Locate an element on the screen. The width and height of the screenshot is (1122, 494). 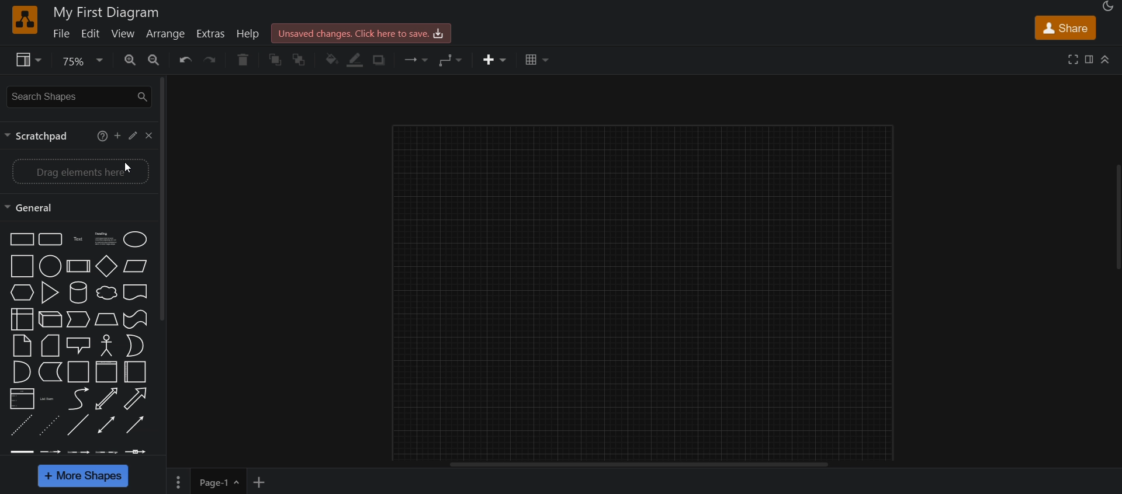
table is located at coordinates (536, 61).